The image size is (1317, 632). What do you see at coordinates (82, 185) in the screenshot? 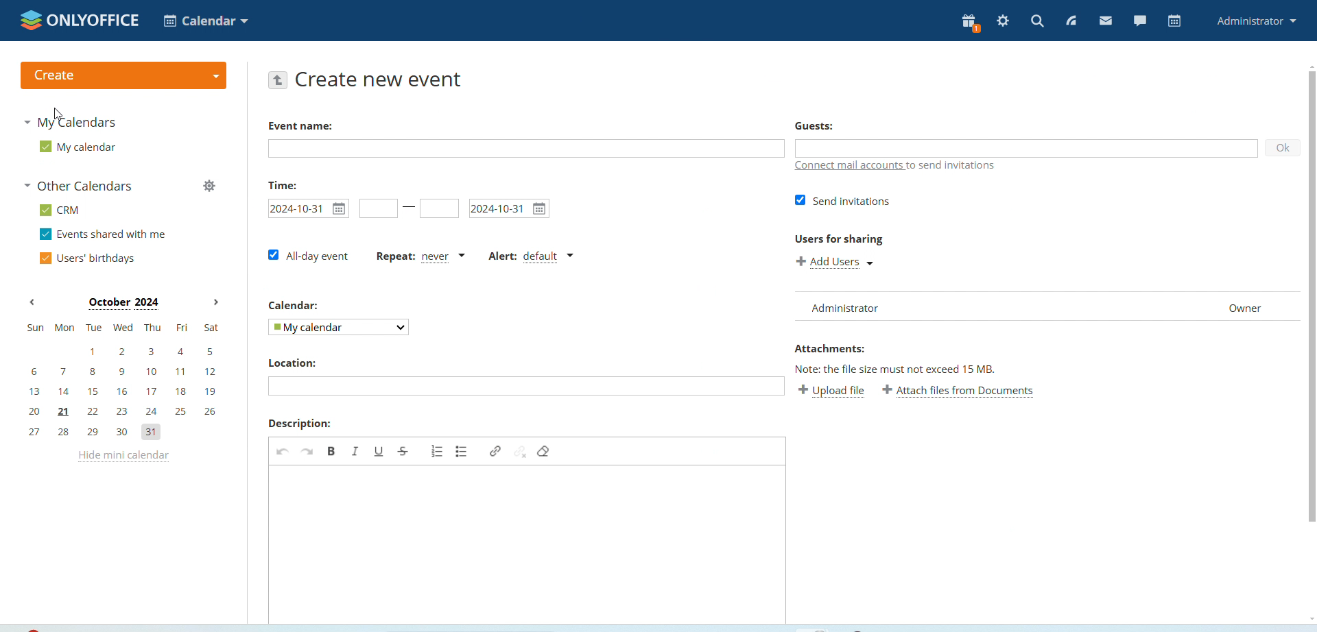
I see `other calendars` at bounding box center [82, 185].